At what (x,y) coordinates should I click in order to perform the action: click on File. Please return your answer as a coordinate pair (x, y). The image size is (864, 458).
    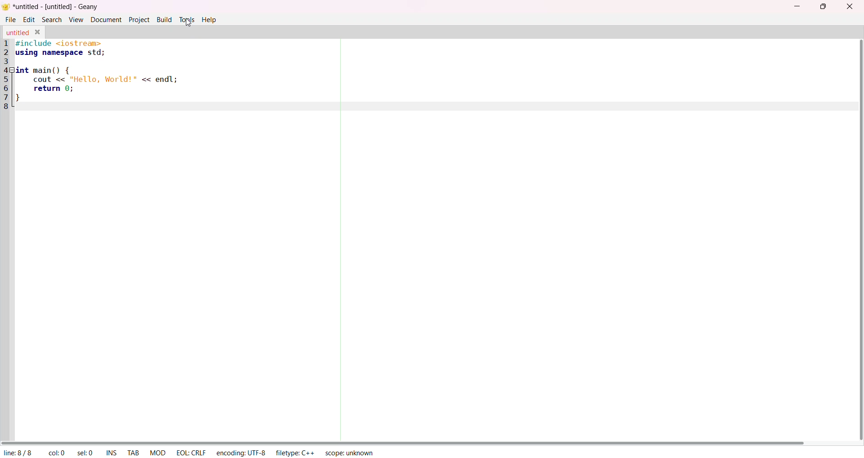
    Looking at the image, I should click on (10, 19).